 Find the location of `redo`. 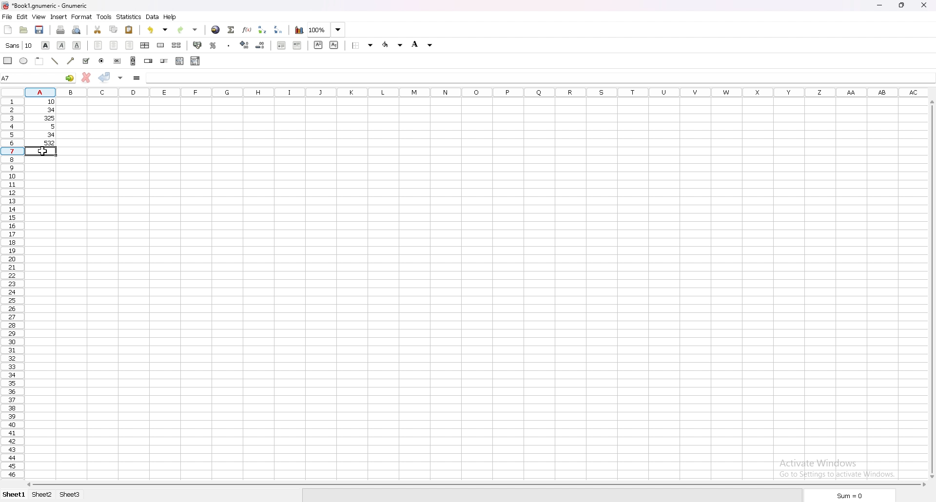

redo is located at coordinates (188, 30).